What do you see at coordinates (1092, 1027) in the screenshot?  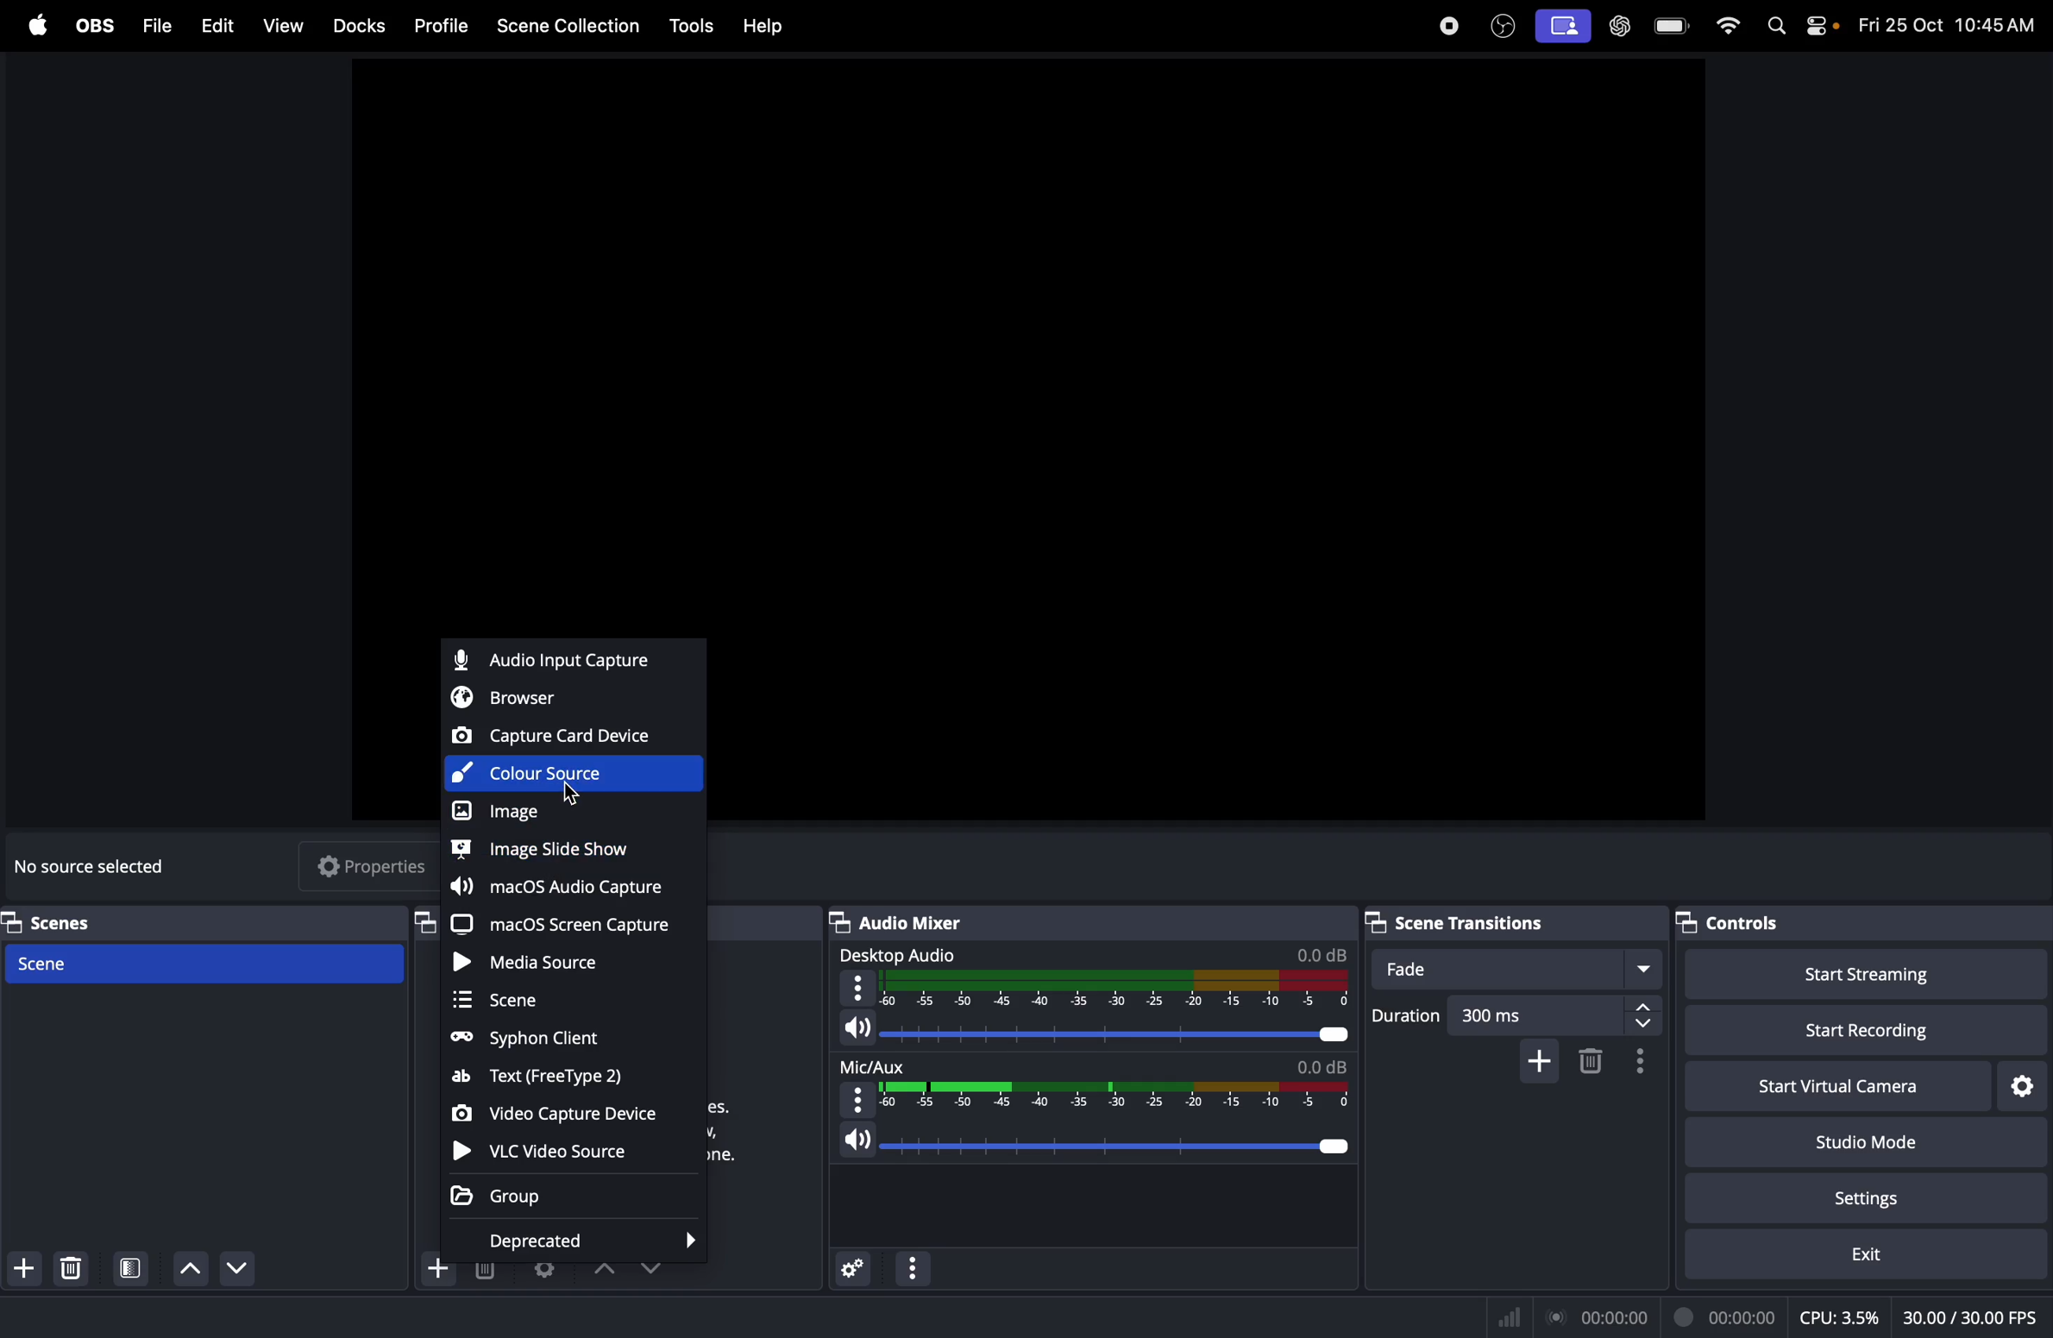 I see `audio level` at bounding box center [1092, 1027].